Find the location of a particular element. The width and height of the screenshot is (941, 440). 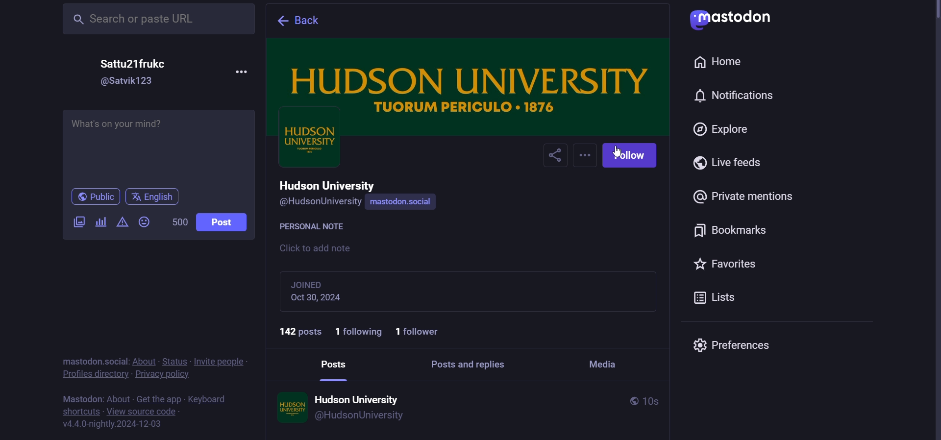

What's on your mind? is located at coordinates (159, 148).